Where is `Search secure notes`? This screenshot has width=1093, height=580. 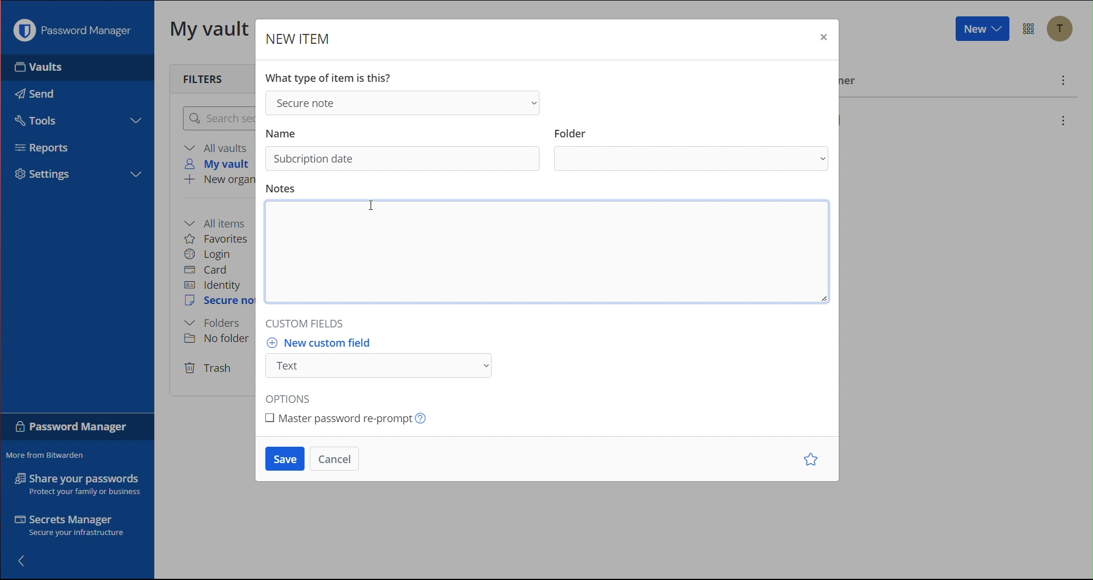
Search secure notes is located at coordinates (217, 118).